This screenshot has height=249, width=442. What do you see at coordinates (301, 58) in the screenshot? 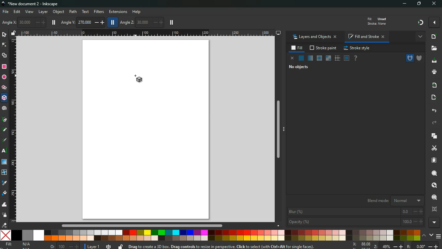
I see `normal` at bounding box center [301, 58].